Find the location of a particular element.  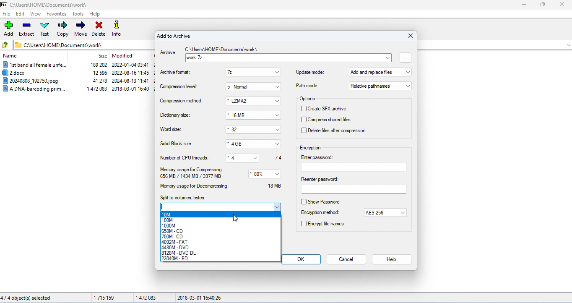

/4 is located at coordinates (277, 157).